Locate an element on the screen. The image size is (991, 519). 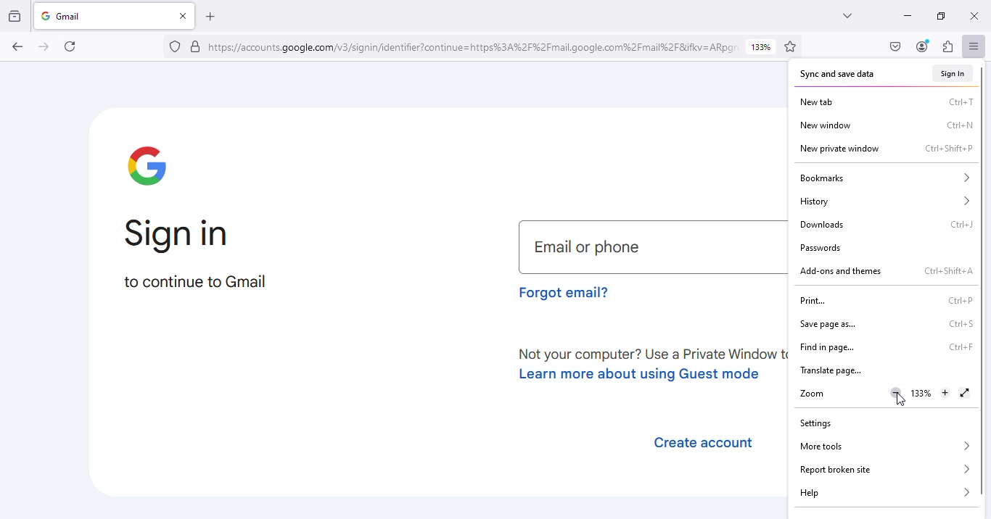
no trackers known to firefox were detected on this page is located at coordinates (176, 46).